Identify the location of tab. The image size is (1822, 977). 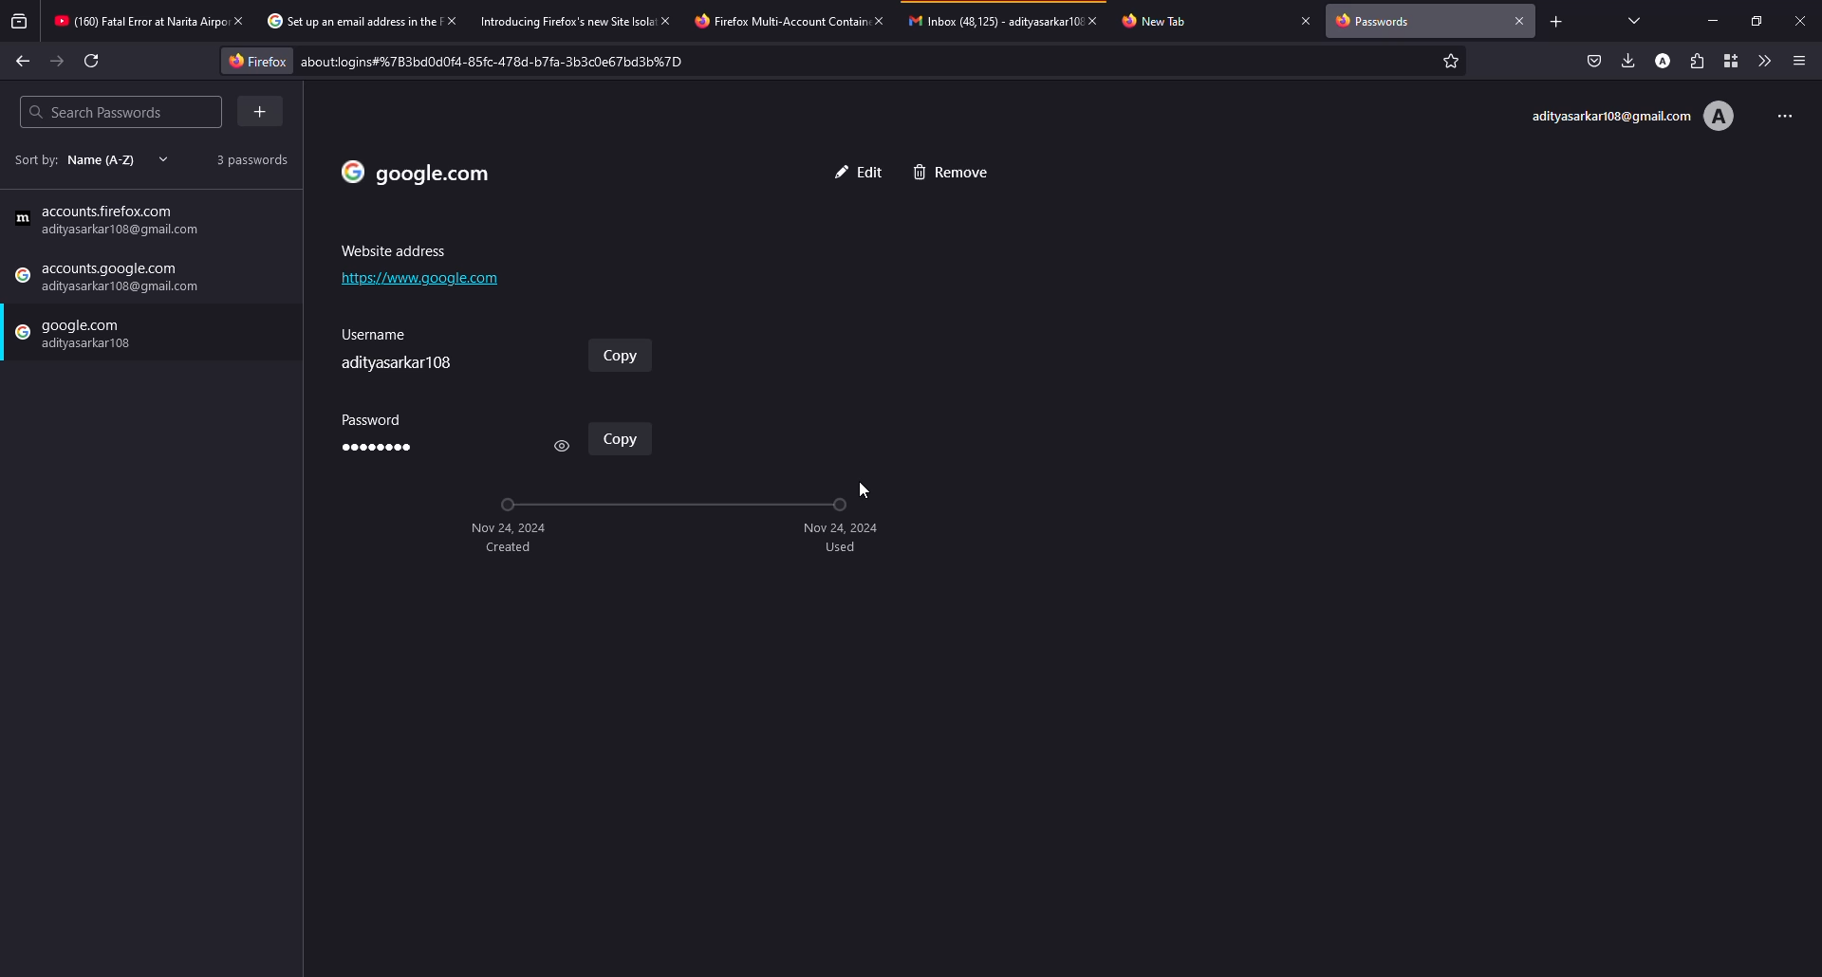
(566, 20).